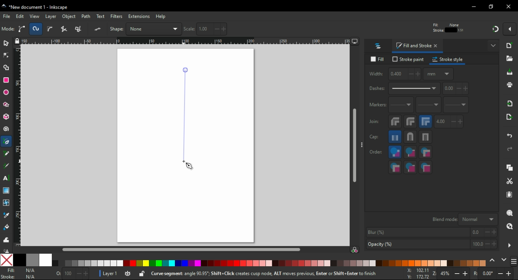  Describe the element at coordinates (416, 263) in the screenshot. I see `color tone pallete` at that location.